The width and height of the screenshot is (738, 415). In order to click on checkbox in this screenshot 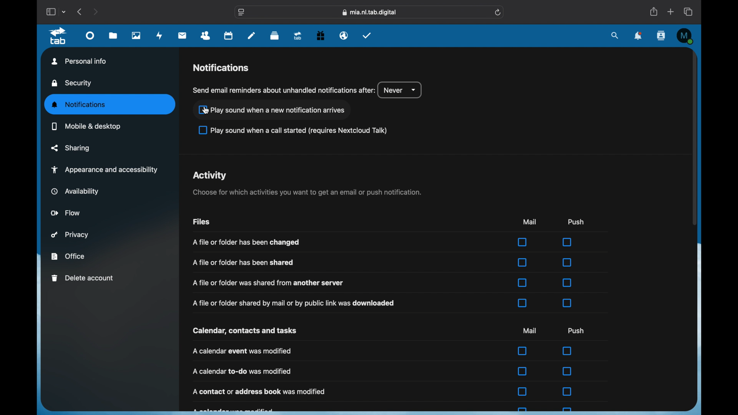, I will do `click(523, 262)`.